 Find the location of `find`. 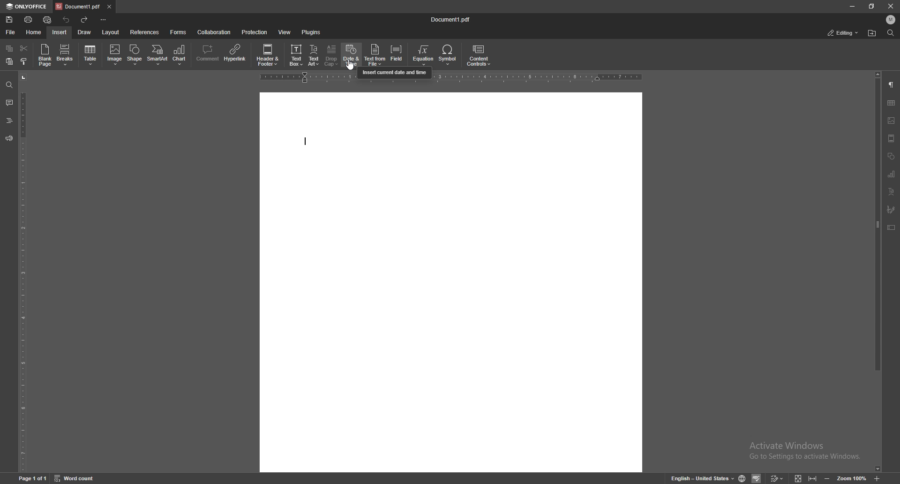

find is located at coordinates (891, 33).